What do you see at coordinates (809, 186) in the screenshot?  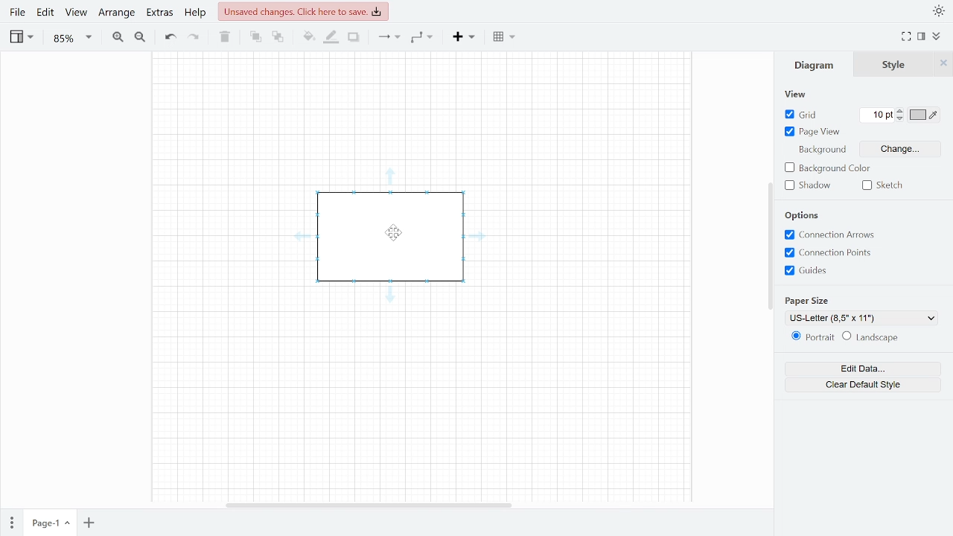 I see `Shadow` at bounding box center [809, 186].